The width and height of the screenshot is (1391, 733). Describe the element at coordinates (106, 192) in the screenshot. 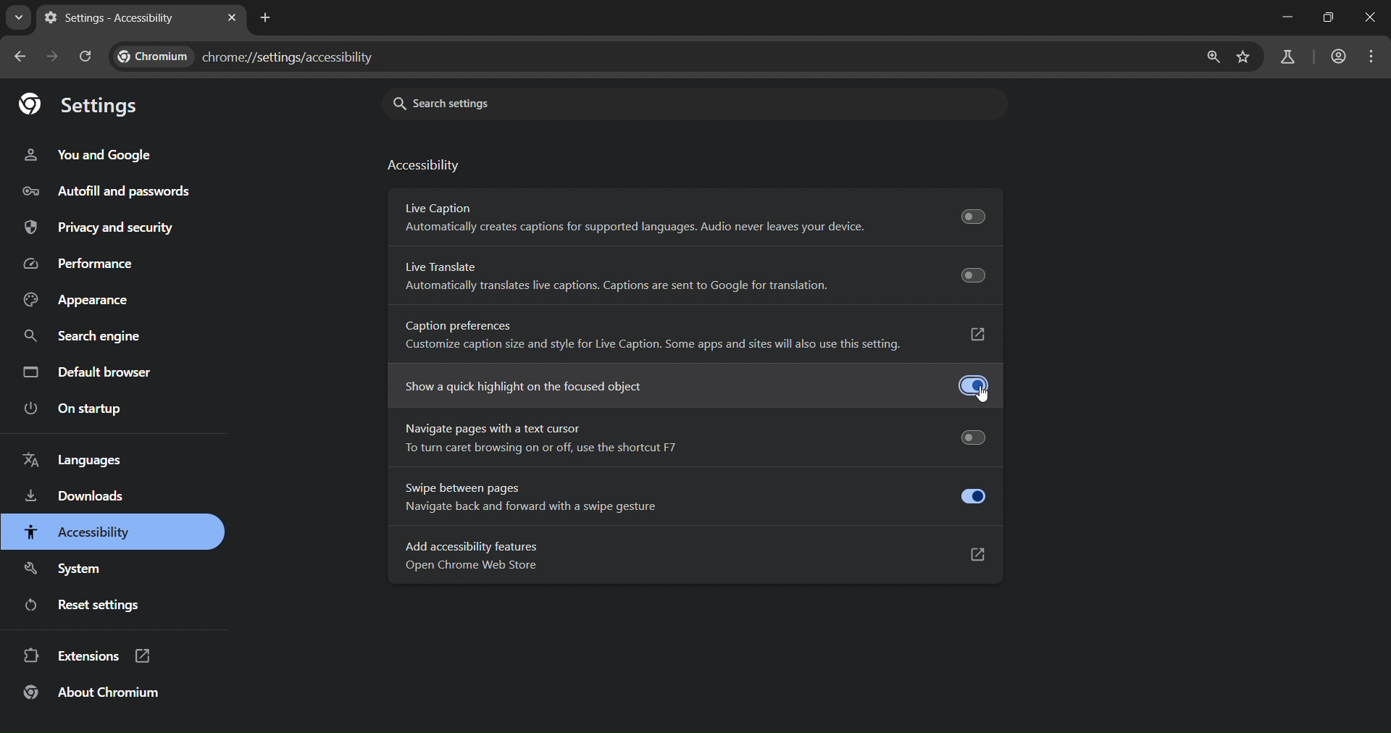

I see `autofill and passwords` at that location.